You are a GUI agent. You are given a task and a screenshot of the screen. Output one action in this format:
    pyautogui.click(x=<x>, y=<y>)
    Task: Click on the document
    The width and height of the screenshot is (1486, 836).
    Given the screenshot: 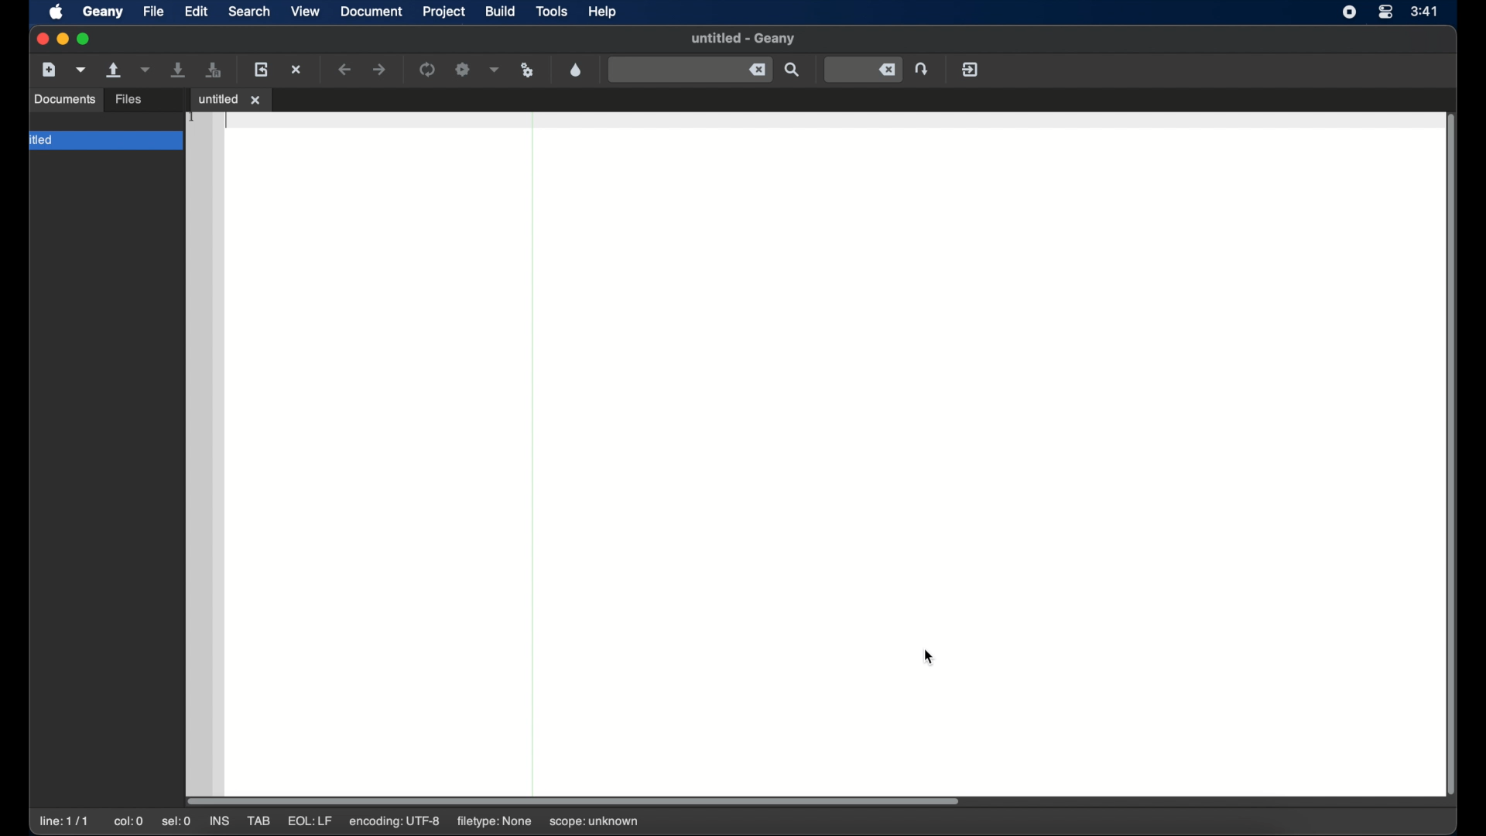 What is the action you would take?
    pyautogui.click(x=371, y=12)
    